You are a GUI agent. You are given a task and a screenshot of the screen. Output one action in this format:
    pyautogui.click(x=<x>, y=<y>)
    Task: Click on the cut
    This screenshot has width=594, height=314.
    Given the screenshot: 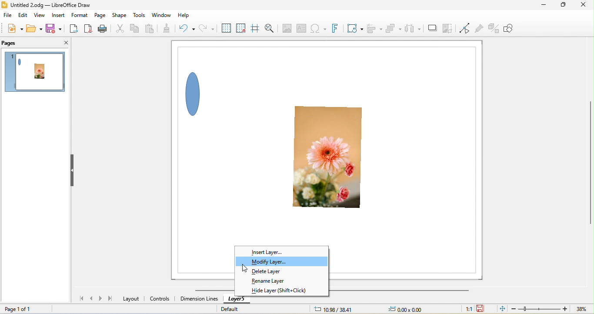 What is the action you would take?
    pyautogui.click(x=120, y=29)
    